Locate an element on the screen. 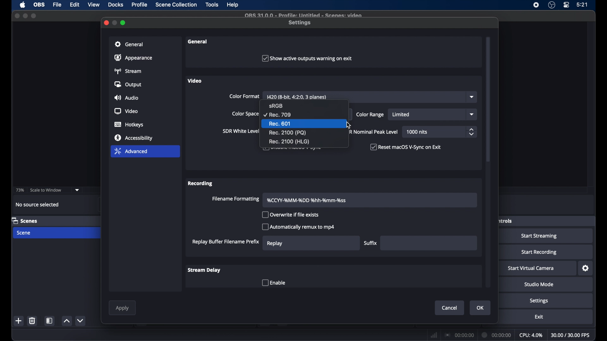  settings is located at coordinates (299, 23).